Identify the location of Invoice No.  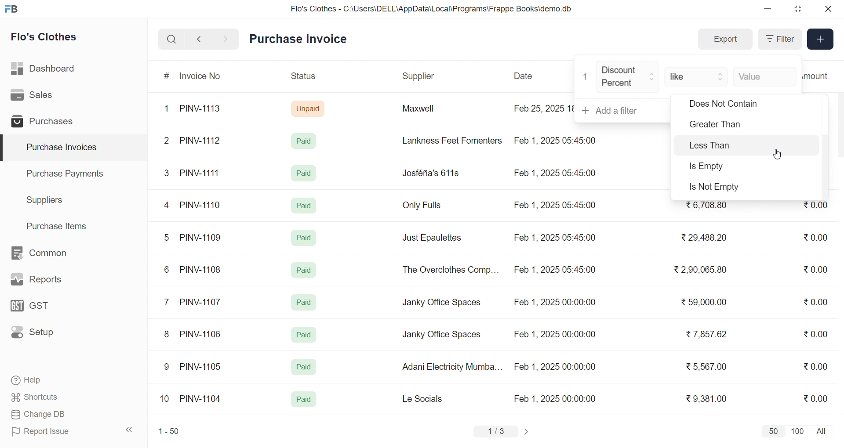
(204, 76).